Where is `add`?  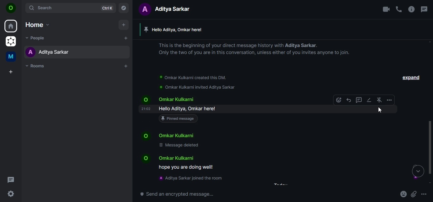
add is located at coordinates (123, 25).